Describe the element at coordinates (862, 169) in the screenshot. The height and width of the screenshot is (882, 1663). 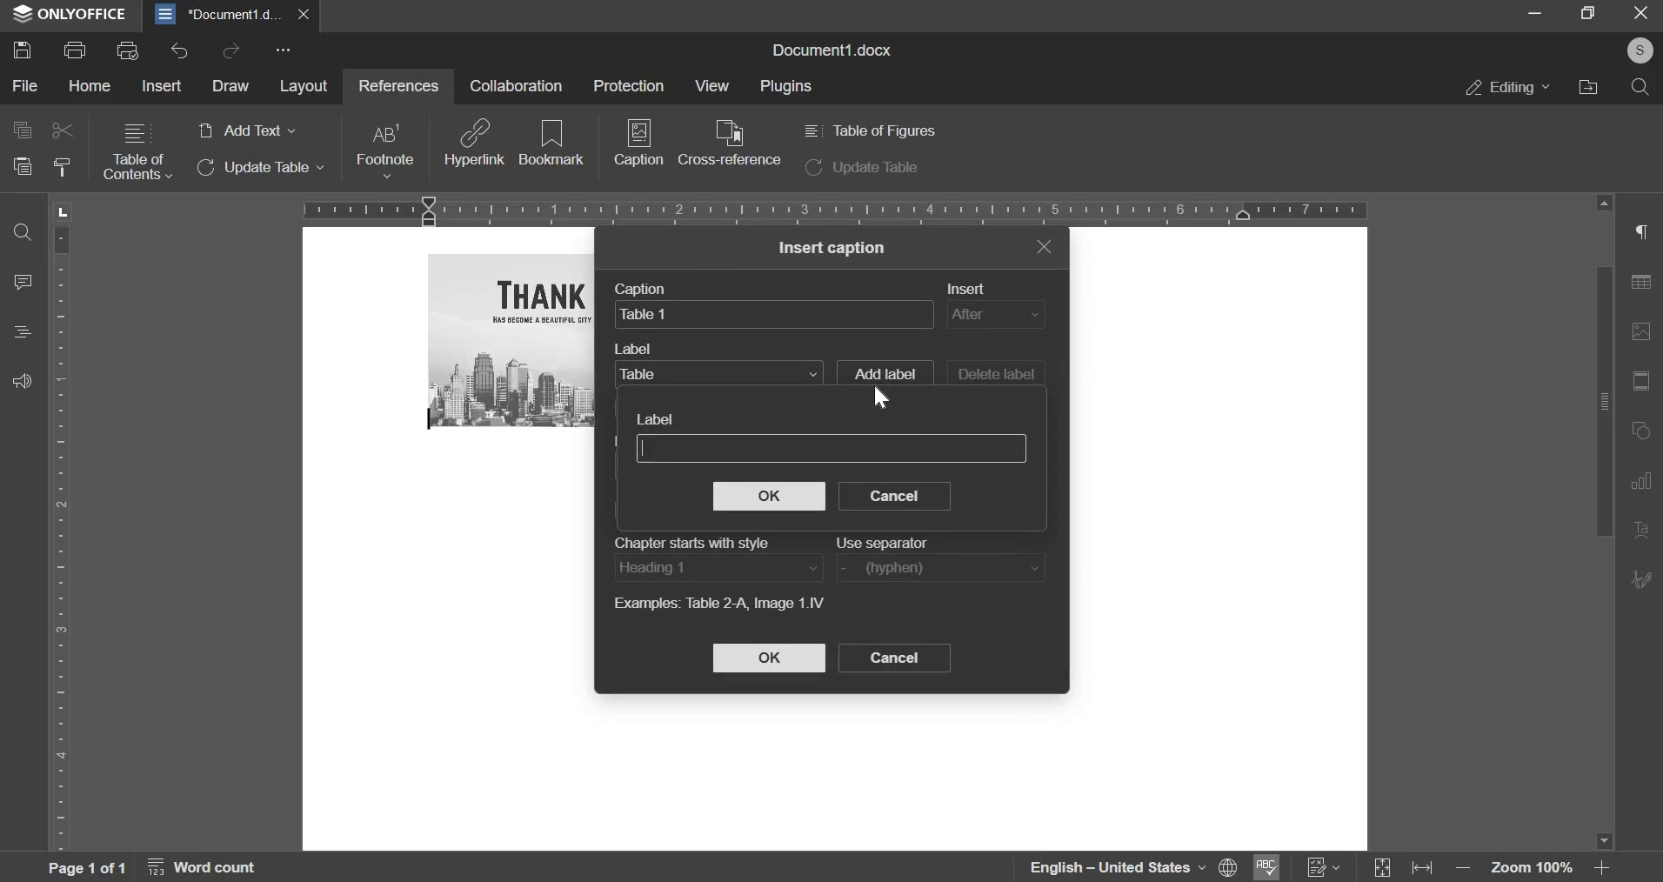
I see `update table` at that location.